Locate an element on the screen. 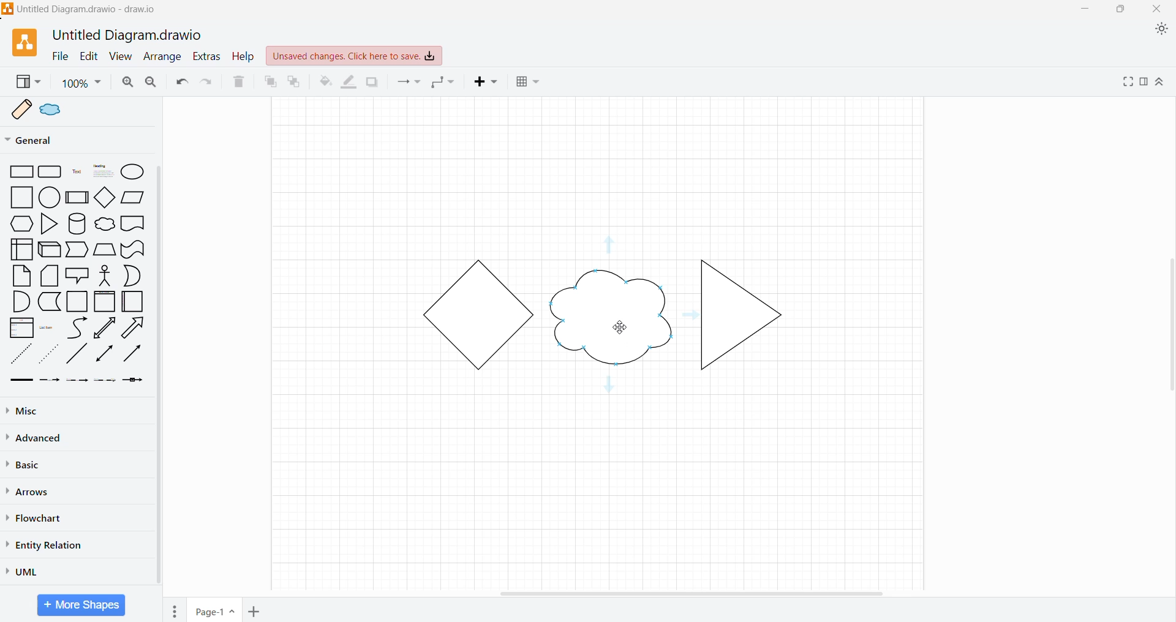  File is located at coordinates (59, 56).